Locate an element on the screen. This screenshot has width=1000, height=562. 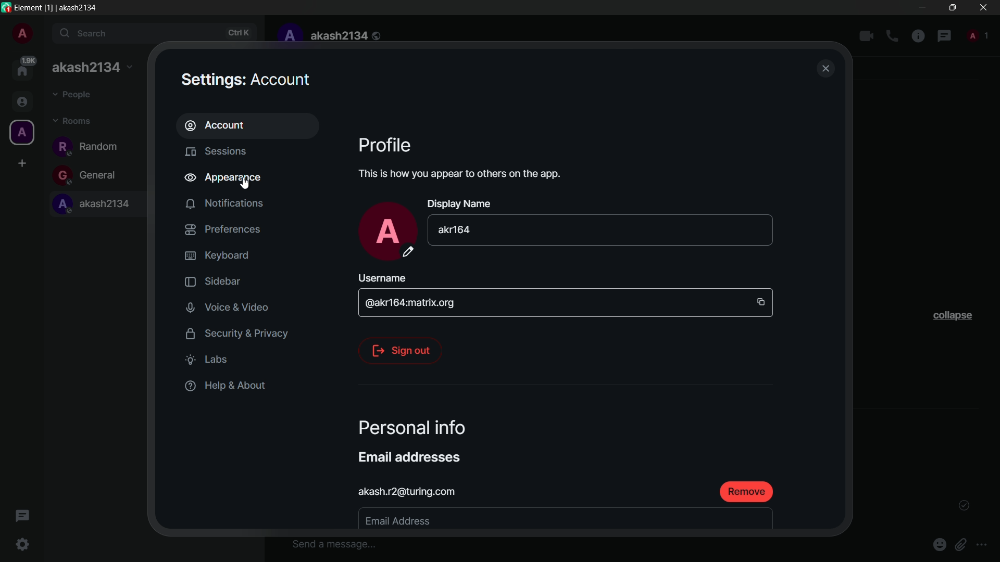
appearance is located at coordinates (221, 178).